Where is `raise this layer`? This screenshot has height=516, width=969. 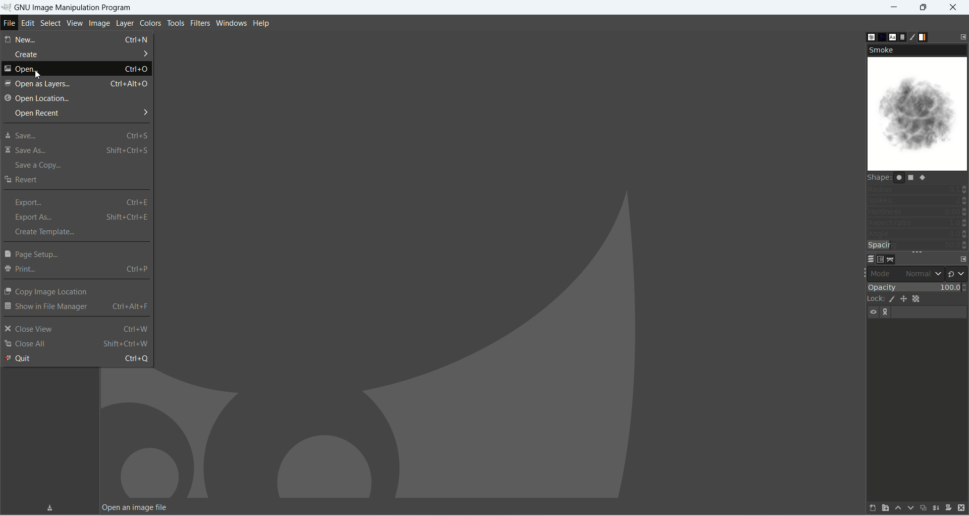
raise this layer is located at coordinates (897, 508).